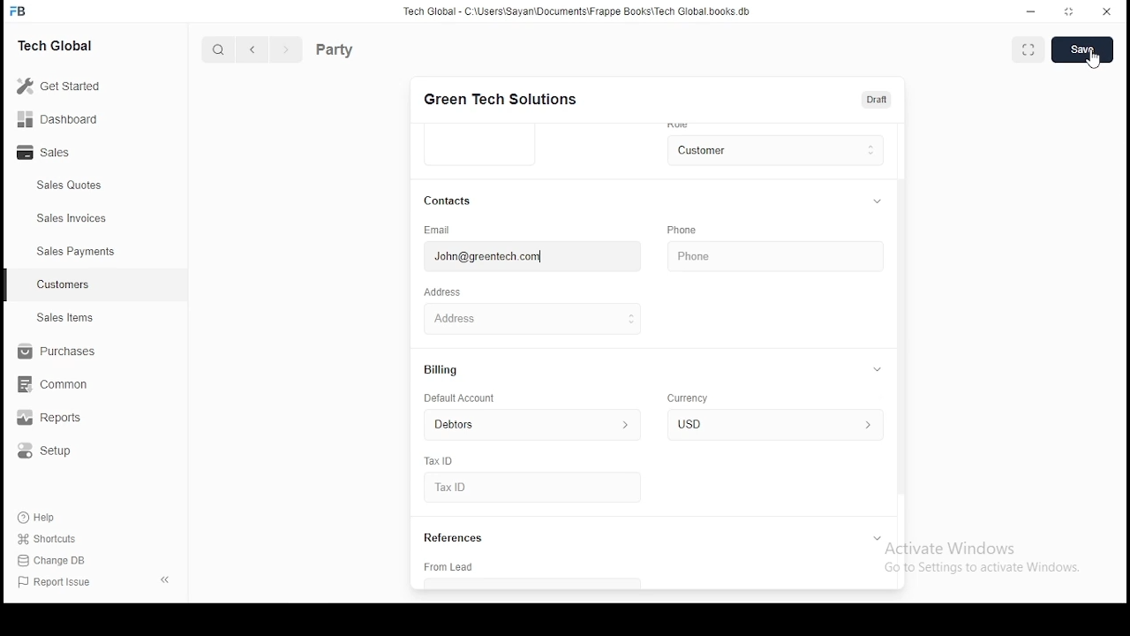 This screenshot has width=1130, height=636. What do you see at coordinates (1104, 12) in the screenshot?
I see `close window` at bounding box center [1104, 12].